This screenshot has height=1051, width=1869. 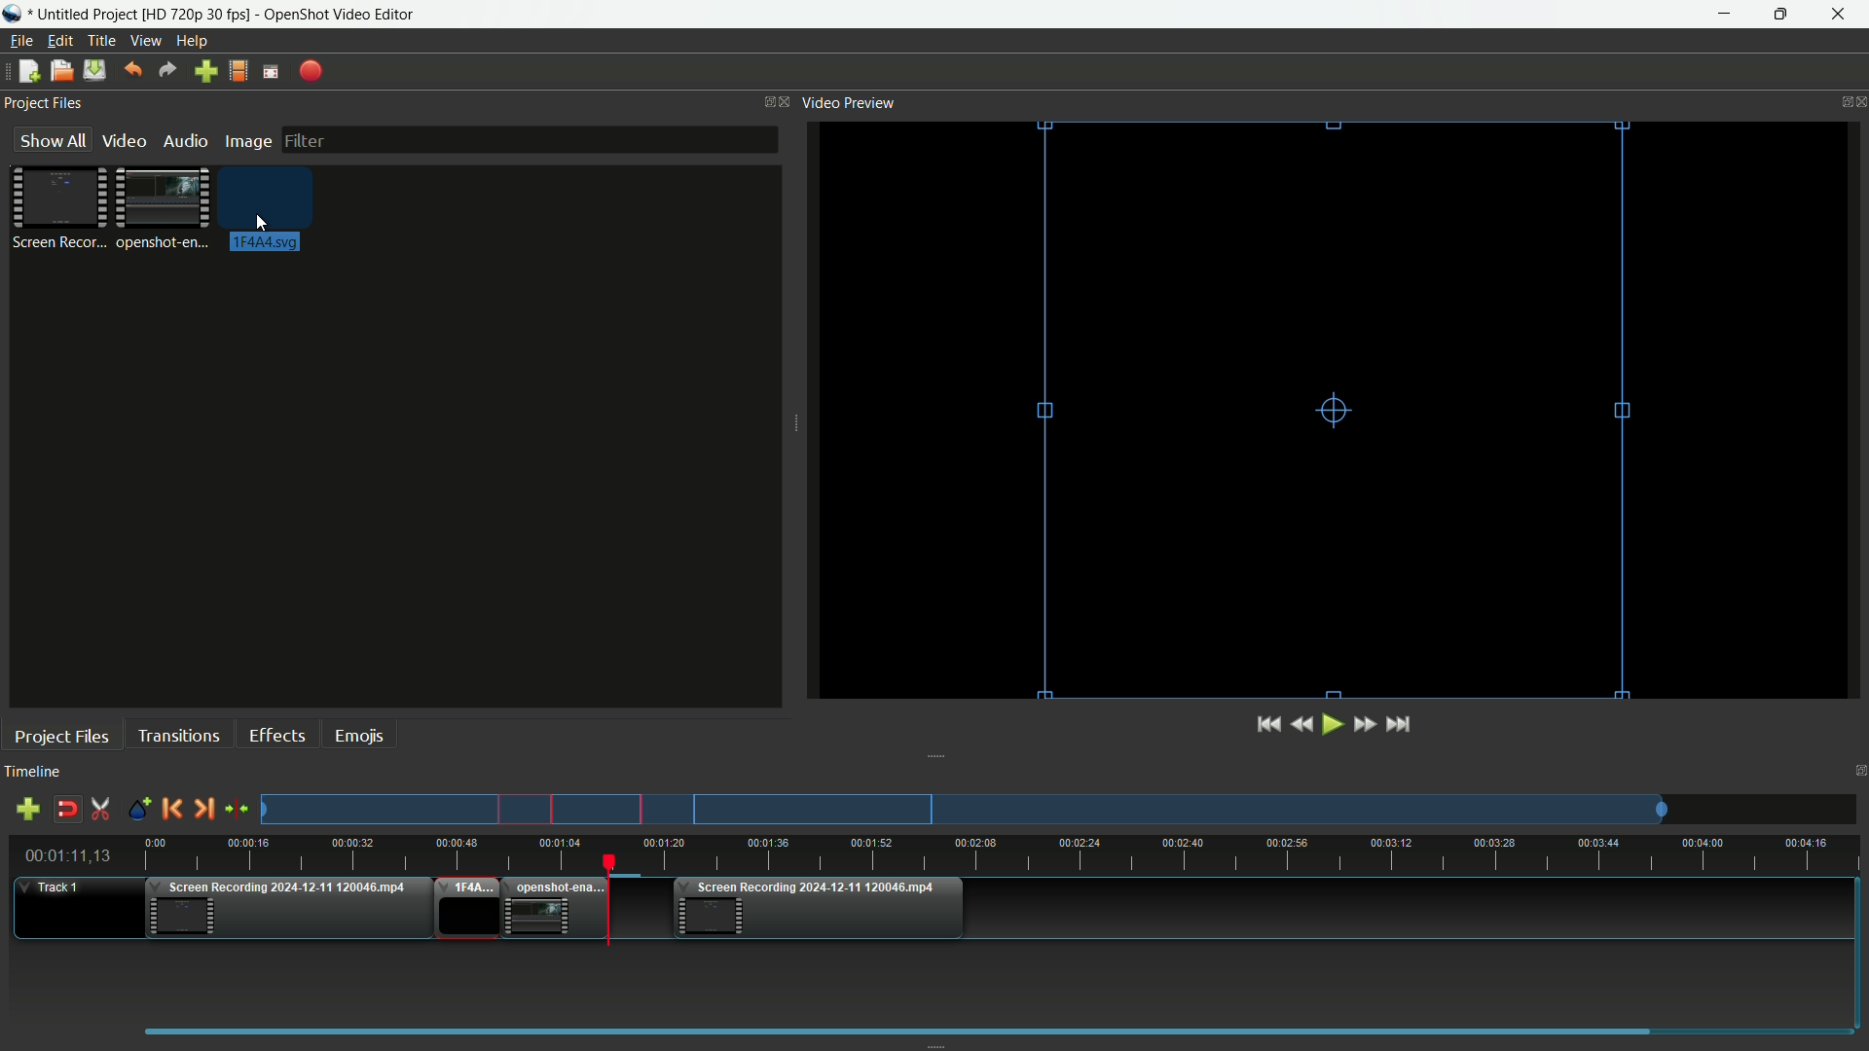 What do you see at coordinates (69, 810) in the screenshot?
I see `Disable snap` at bounding box center [69, 810].